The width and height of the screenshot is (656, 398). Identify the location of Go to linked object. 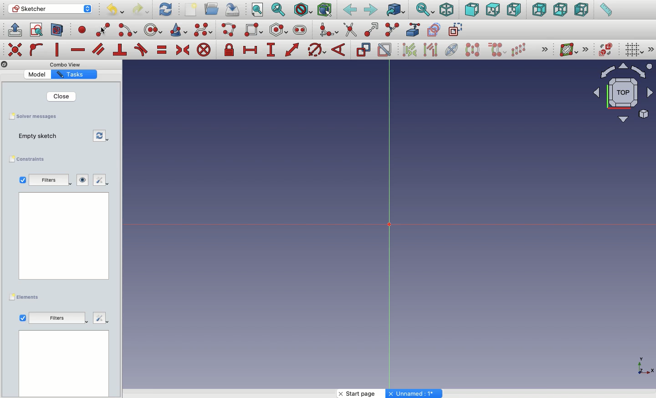
(395, 10).